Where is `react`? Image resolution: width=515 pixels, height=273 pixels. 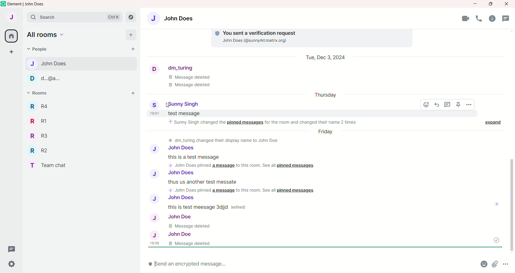
react is located at coordinates (426, 105).